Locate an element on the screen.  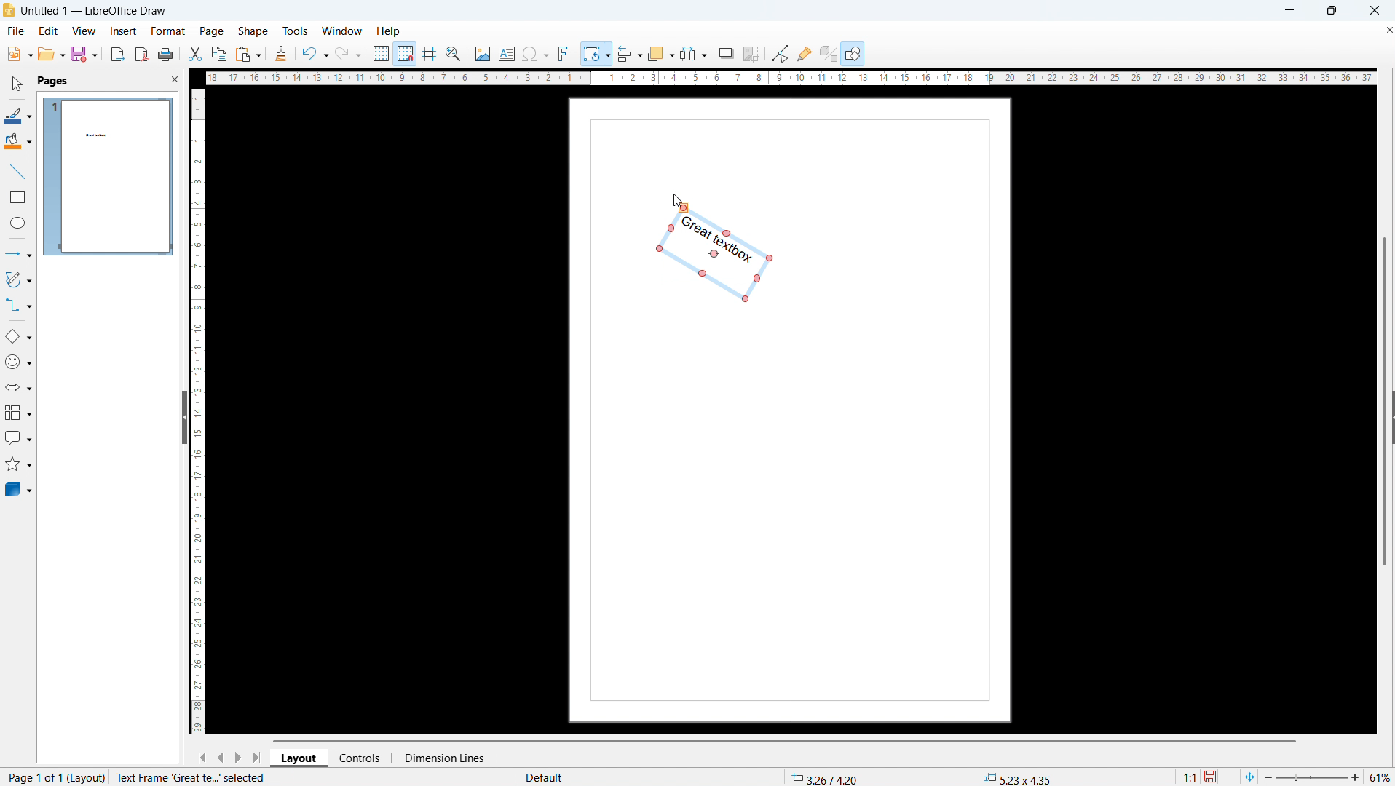
snap to grid is located at coordinates (406, 53).